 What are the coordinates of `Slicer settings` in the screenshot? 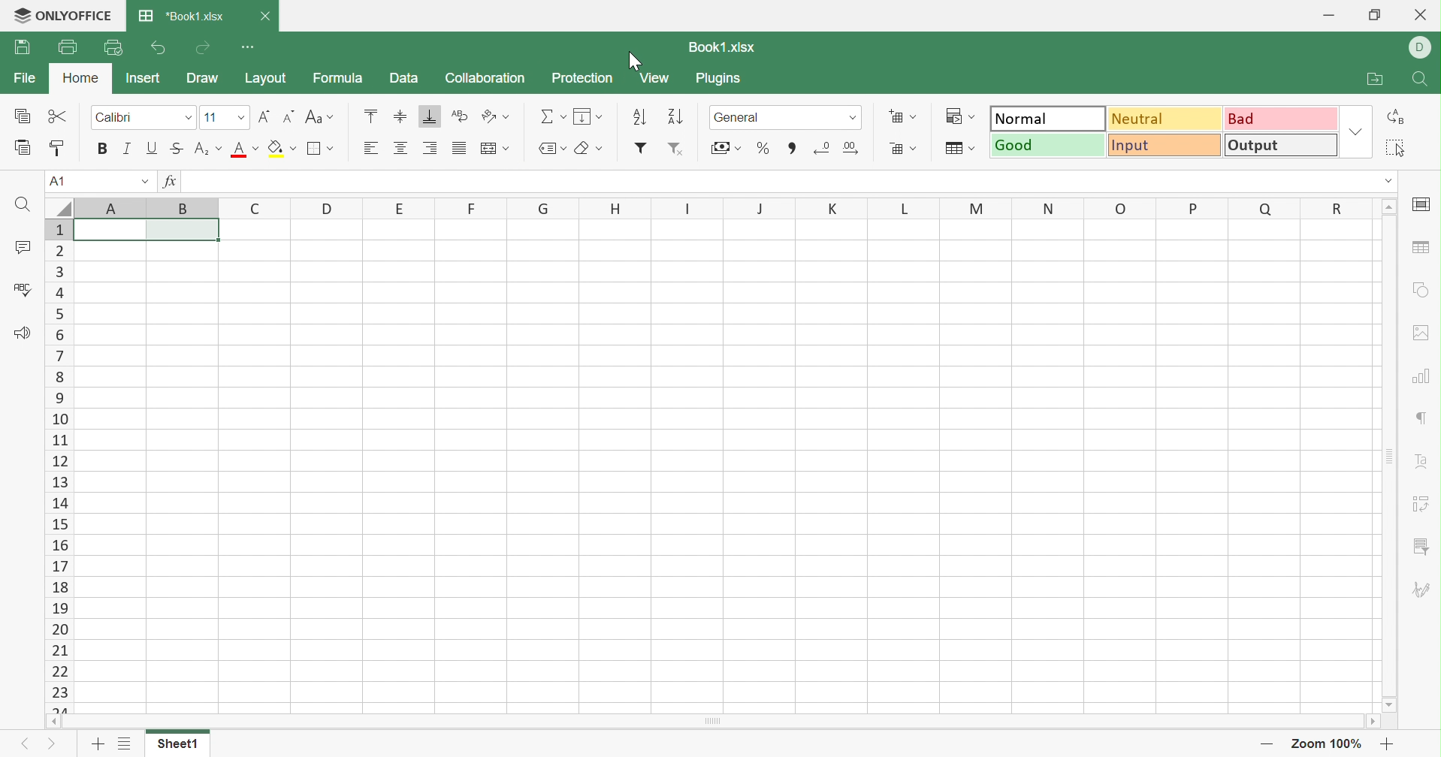 It's located at (1421, 547).